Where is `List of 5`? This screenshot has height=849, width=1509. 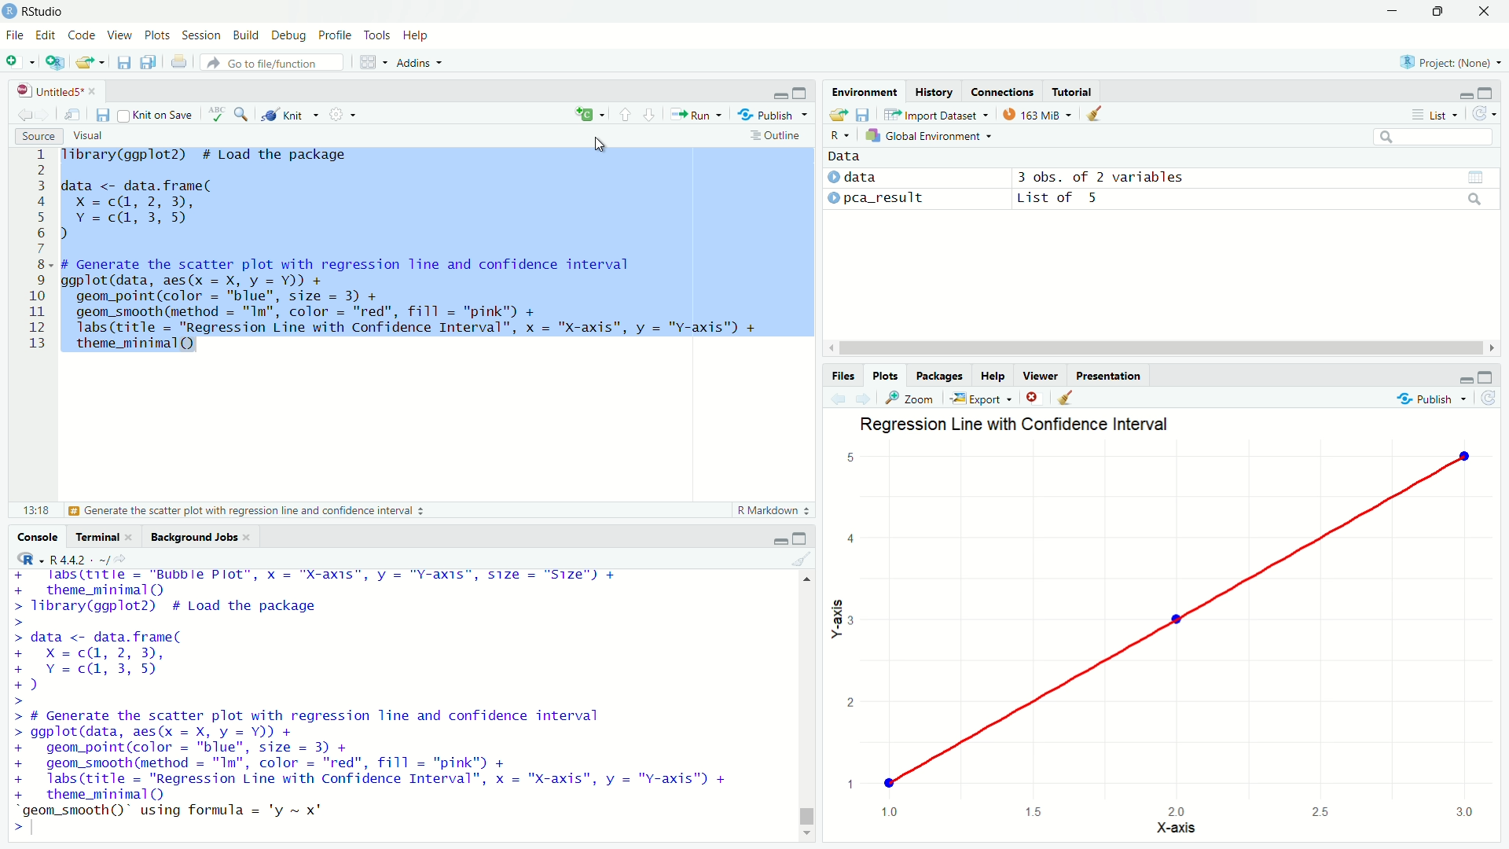
List of 5 is located at coordinates (1061, 198).